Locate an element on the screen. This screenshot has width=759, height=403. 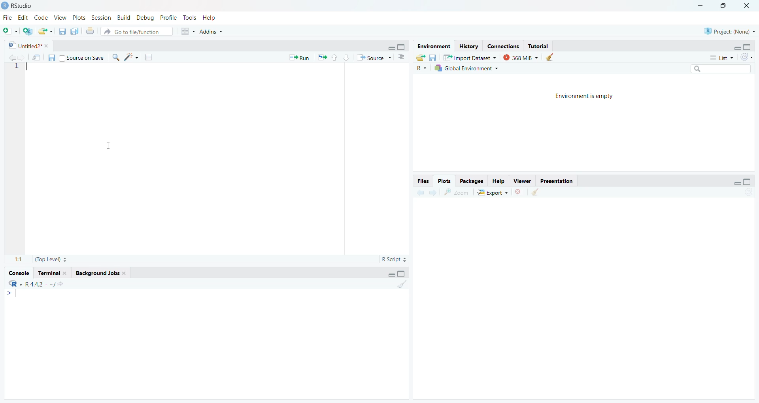
back is located at coordinates (9, 57).